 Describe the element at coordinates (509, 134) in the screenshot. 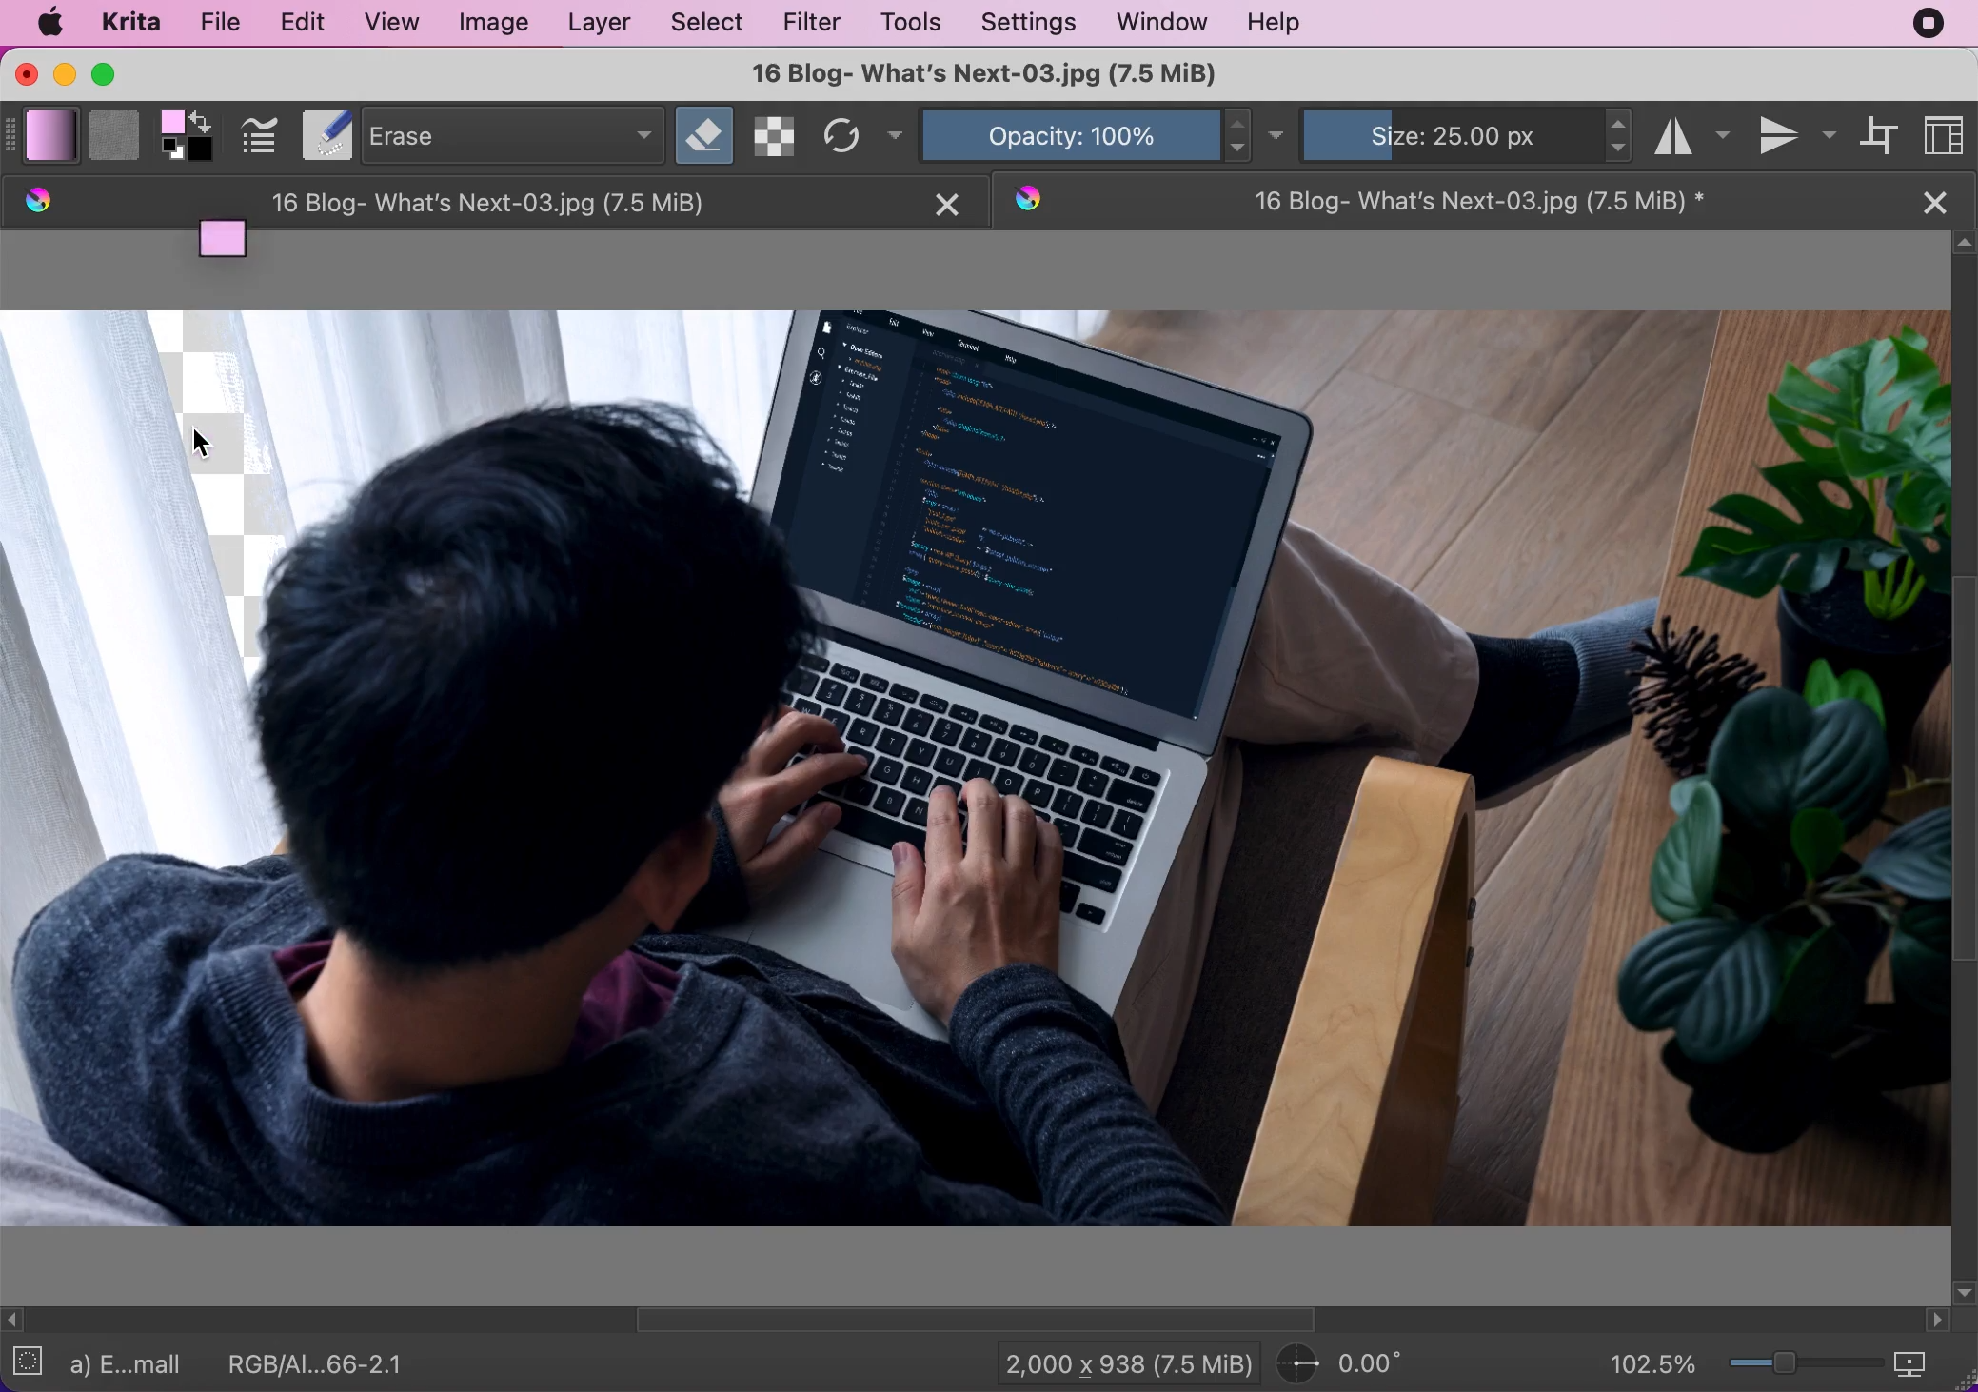

I see `erase` at that location.